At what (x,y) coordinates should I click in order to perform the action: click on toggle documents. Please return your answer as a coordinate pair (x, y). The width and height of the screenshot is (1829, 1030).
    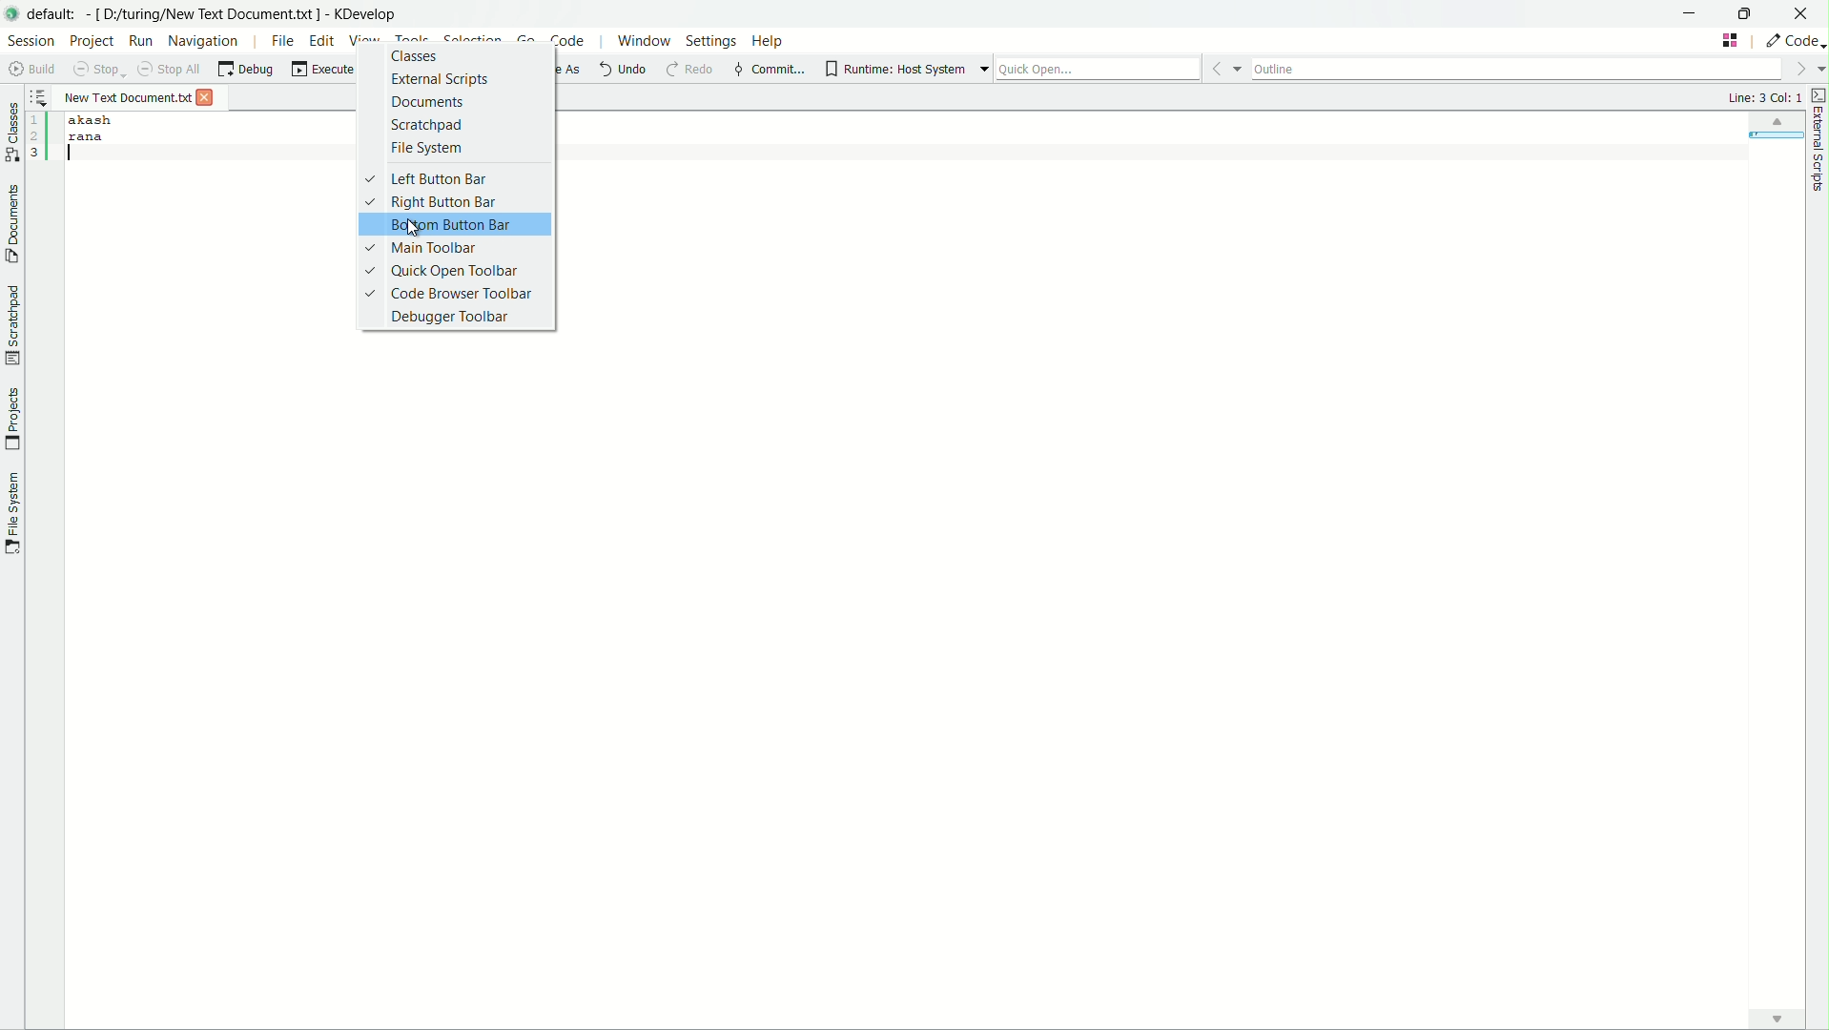
    Looking at the image, I should click on (11, 220).